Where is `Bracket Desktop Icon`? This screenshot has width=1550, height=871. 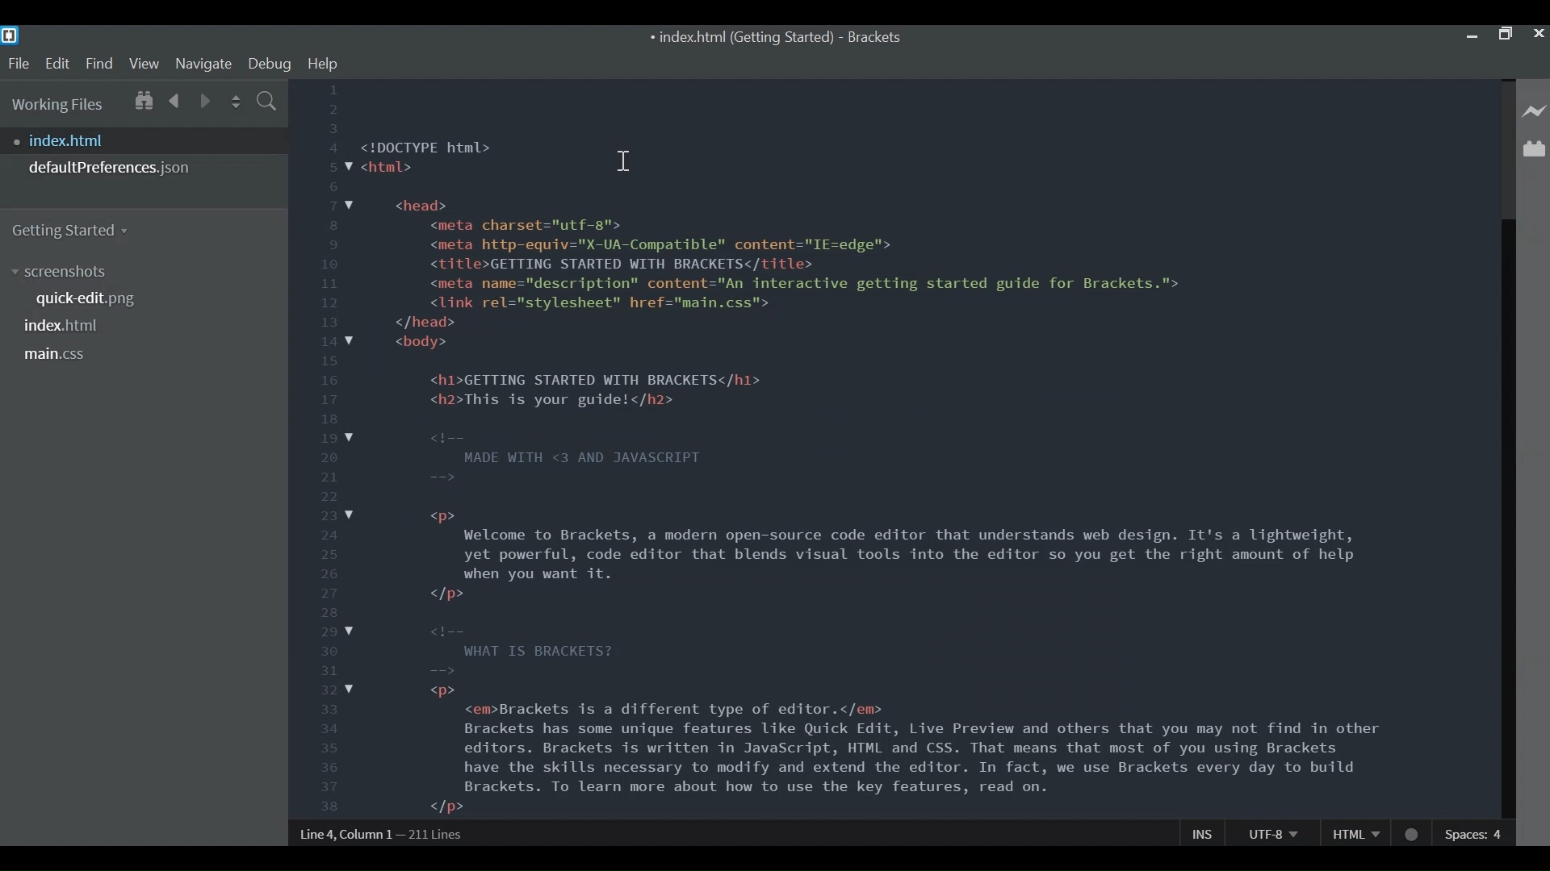
Bracket Desktop Icon is located at coordinates (10, 35).